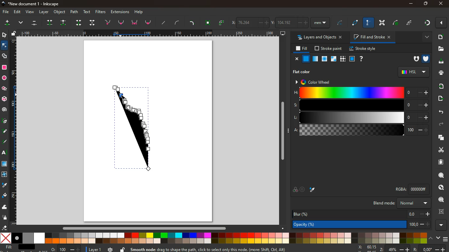  Describe the element at coordinates (440, 49) in the screenshot. I see `files` at that location.